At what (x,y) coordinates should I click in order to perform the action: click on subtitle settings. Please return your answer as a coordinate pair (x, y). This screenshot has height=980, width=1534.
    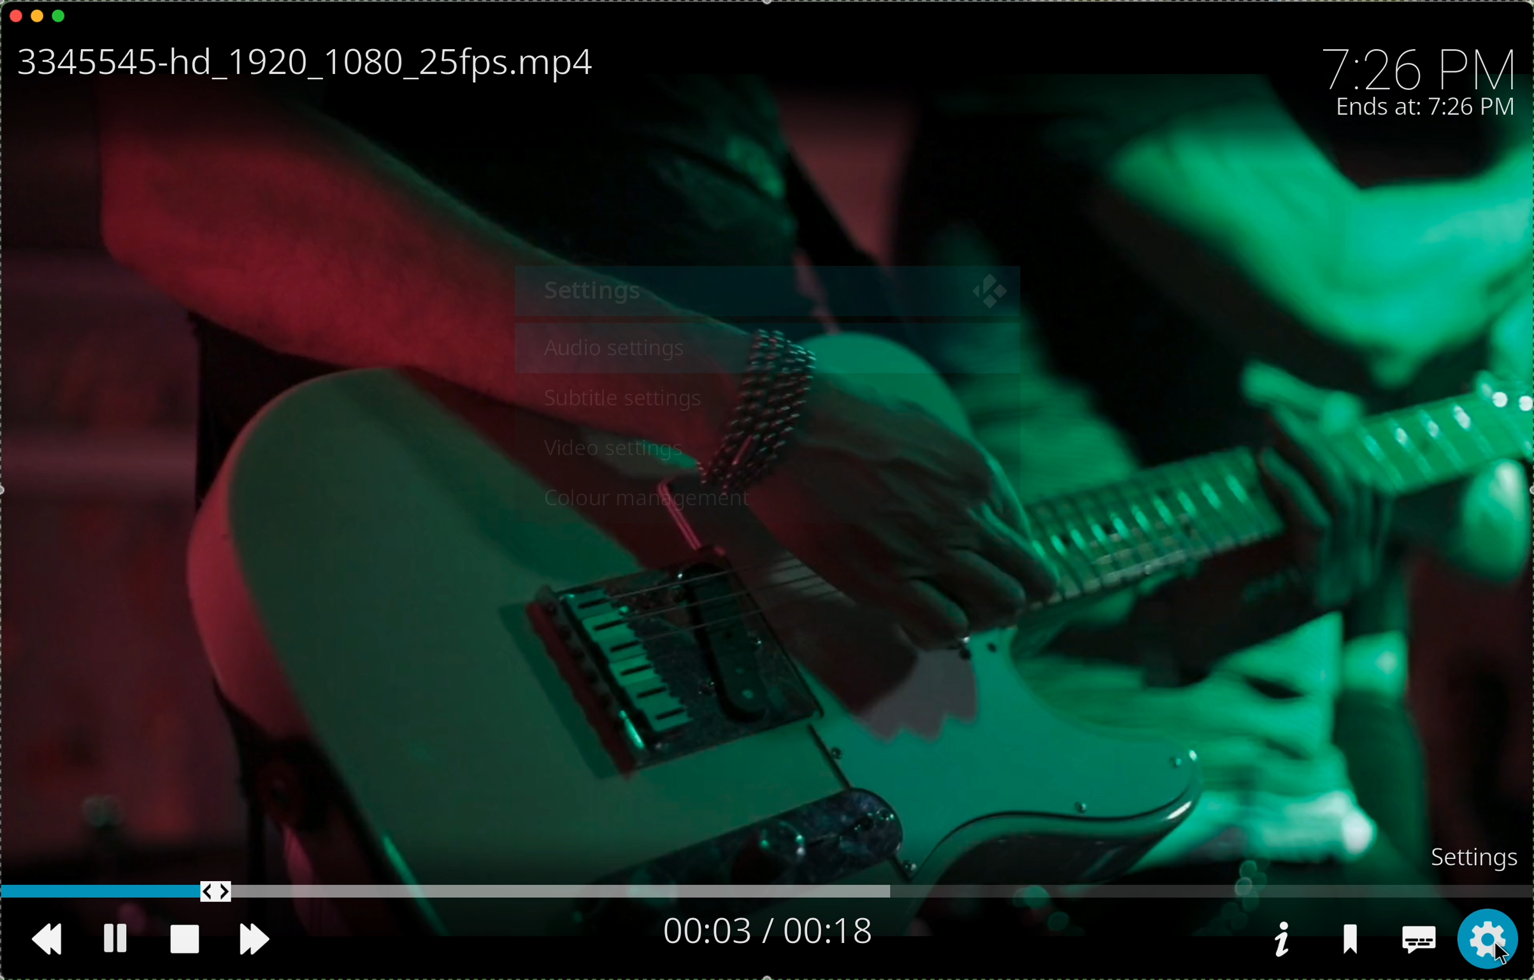
    Looking at the image, I should click on (611, 387).